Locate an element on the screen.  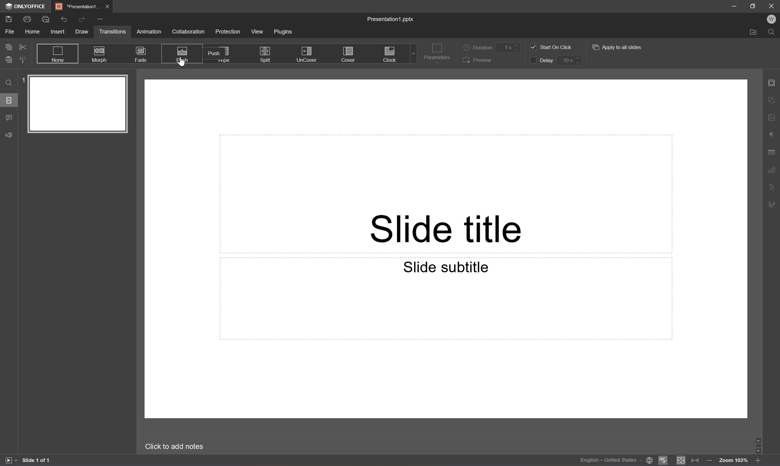
Image settings is located at coordinates (772, 119).